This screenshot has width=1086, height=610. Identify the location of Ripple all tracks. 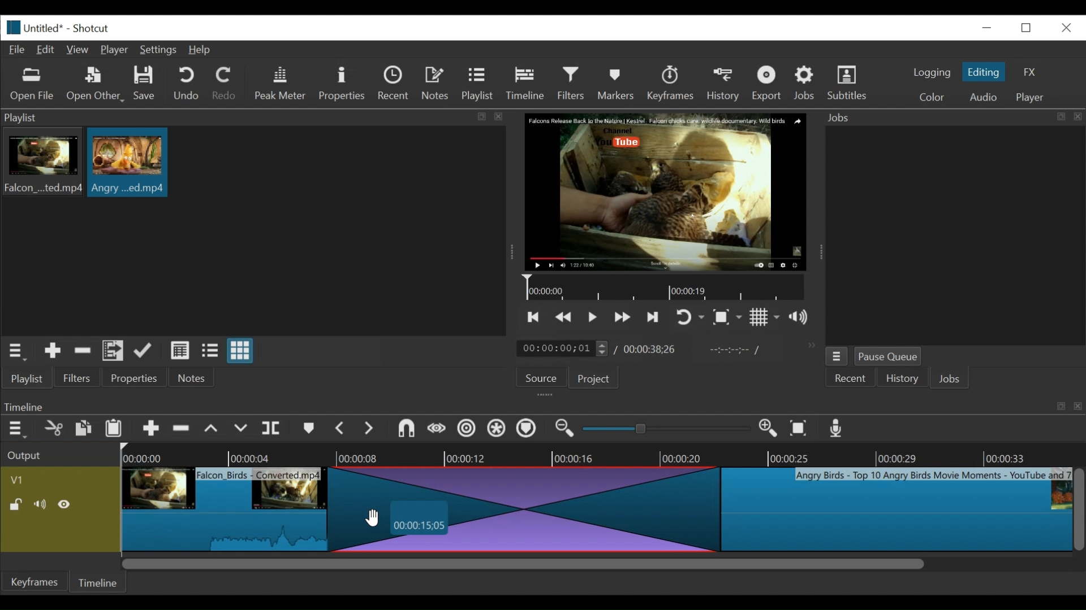
(496, 430).